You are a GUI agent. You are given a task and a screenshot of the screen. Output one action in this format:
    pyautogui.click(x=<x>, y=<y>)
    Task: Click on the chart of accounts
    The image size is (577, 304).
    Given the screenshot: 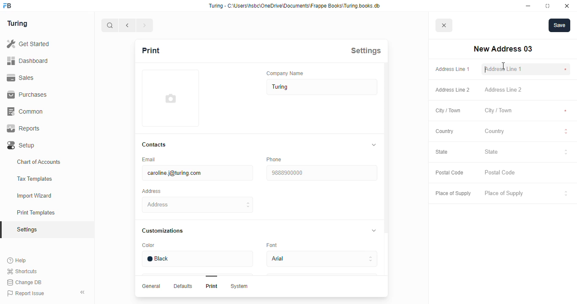 What is the action you would take?
    pyautogui.click(x=39, y=162)
    